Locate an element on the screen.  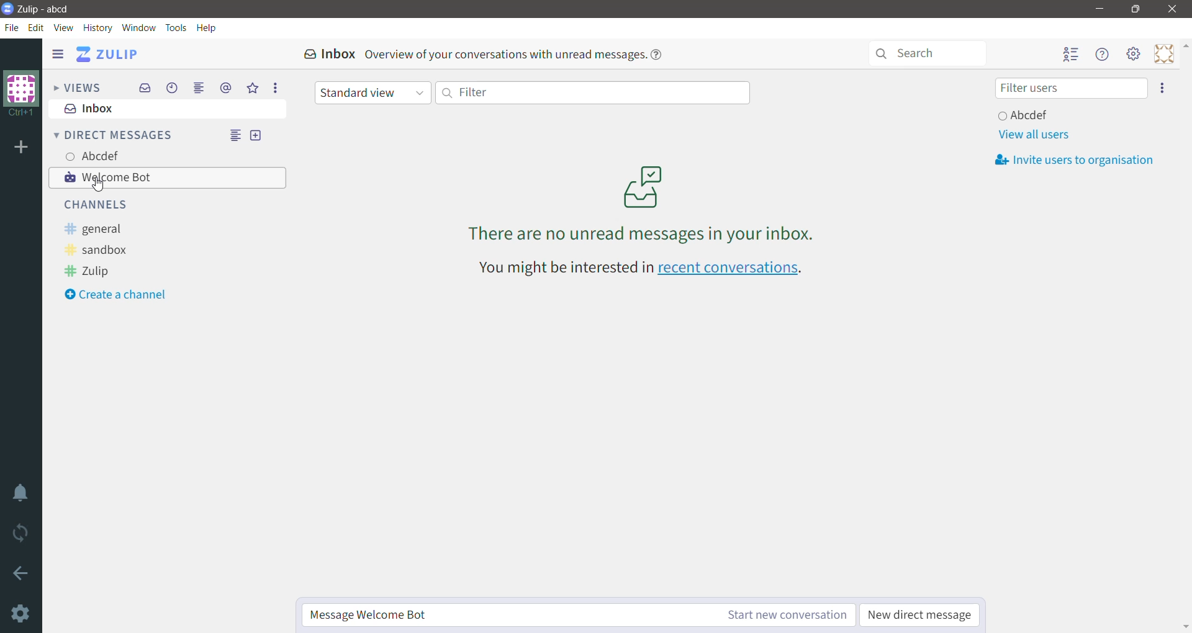
There are no unread messages in your inbox is located at coordinates (642, 202).